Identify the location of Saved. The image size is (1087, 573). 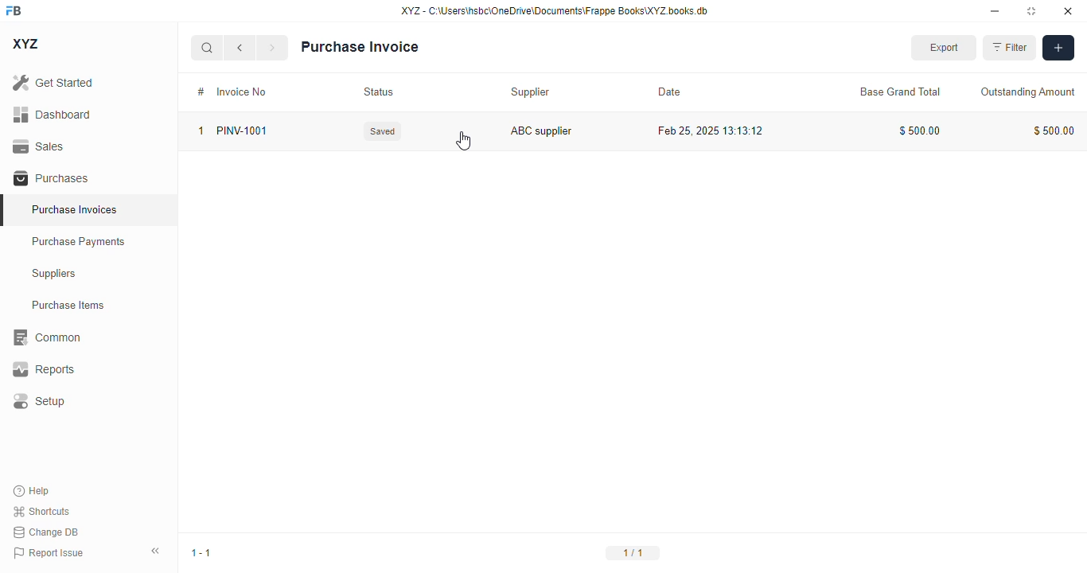
(382, 131).